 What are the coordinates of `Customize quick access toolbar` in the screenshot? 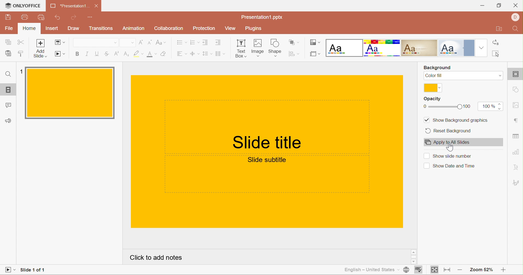 It's located at (92, 17).